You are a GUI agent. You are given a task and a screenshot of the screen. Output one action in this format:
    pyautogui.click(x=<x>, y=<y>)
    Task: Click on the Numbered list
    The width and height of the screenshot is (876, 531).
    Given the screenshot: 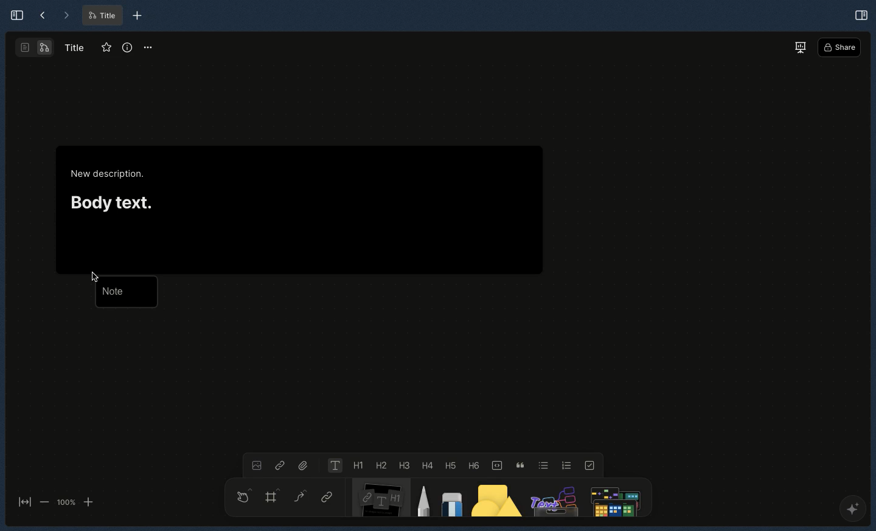 What is the action you would take?
    pyautogui.click(x=567, y=465)
    